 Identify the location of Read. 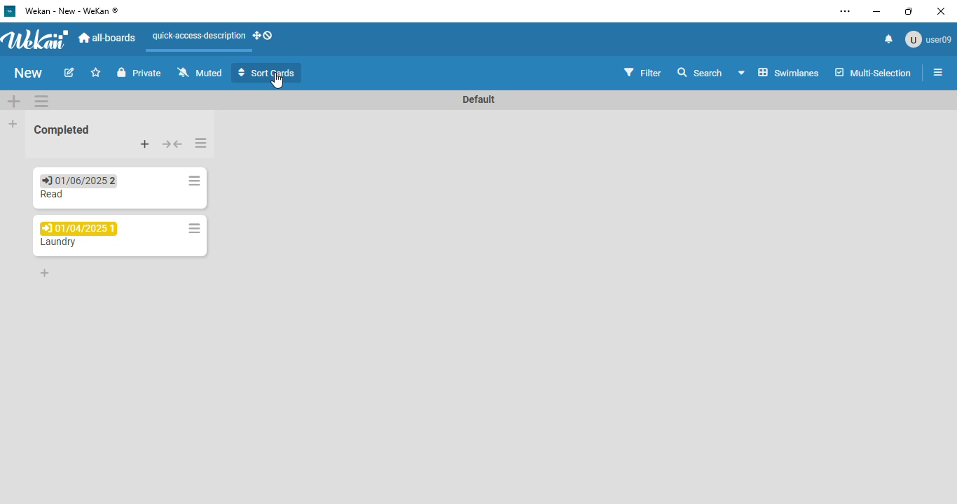
(53, 196).